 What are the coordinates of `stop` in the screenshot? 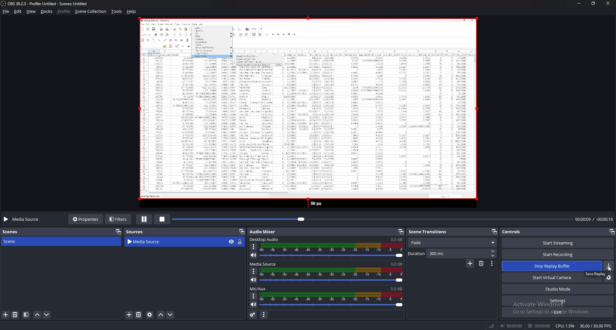 It's located at (162, 219).